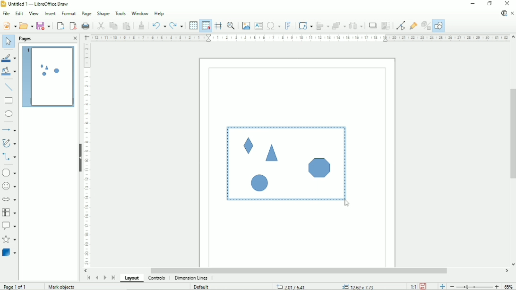  I want to click on Zoom factor, so click(509, 286).